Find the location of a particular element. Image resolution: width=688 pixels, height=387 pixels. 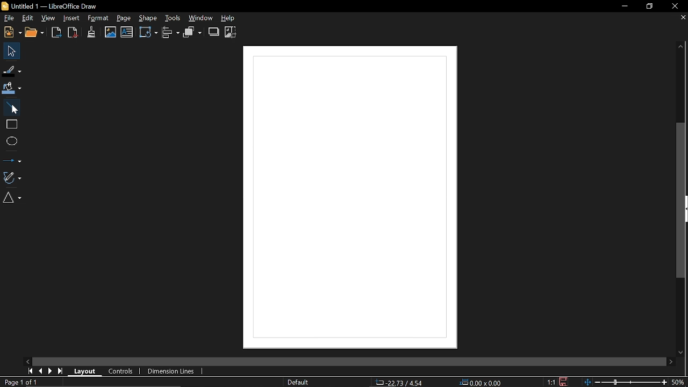

Window is located at coordinates (203, 18).